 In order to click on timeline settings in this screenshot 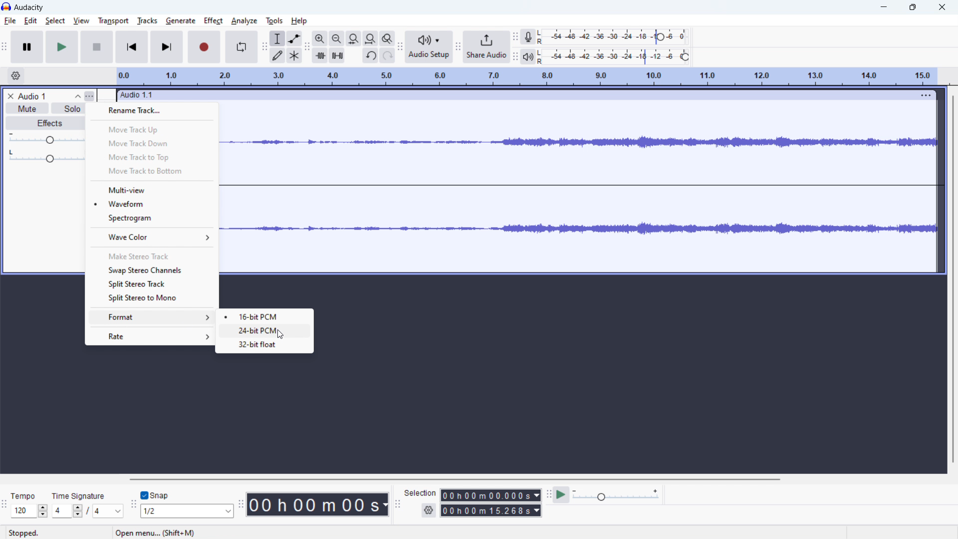, I will do `click(16, 75)`.